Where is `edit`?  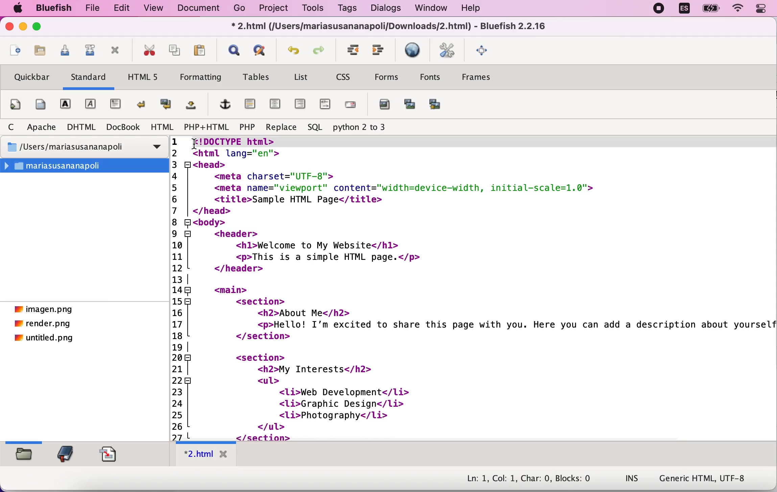 edit is located at coordinates (123, 8).